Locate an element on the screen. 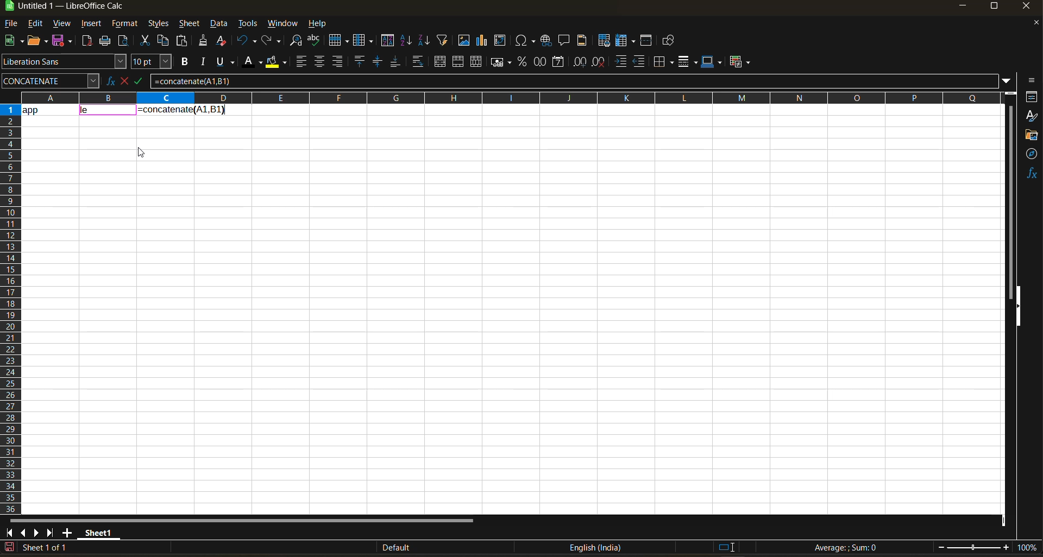 This screenshot has width=1043, height=557. insert chart is located at coordinates (482, 40).